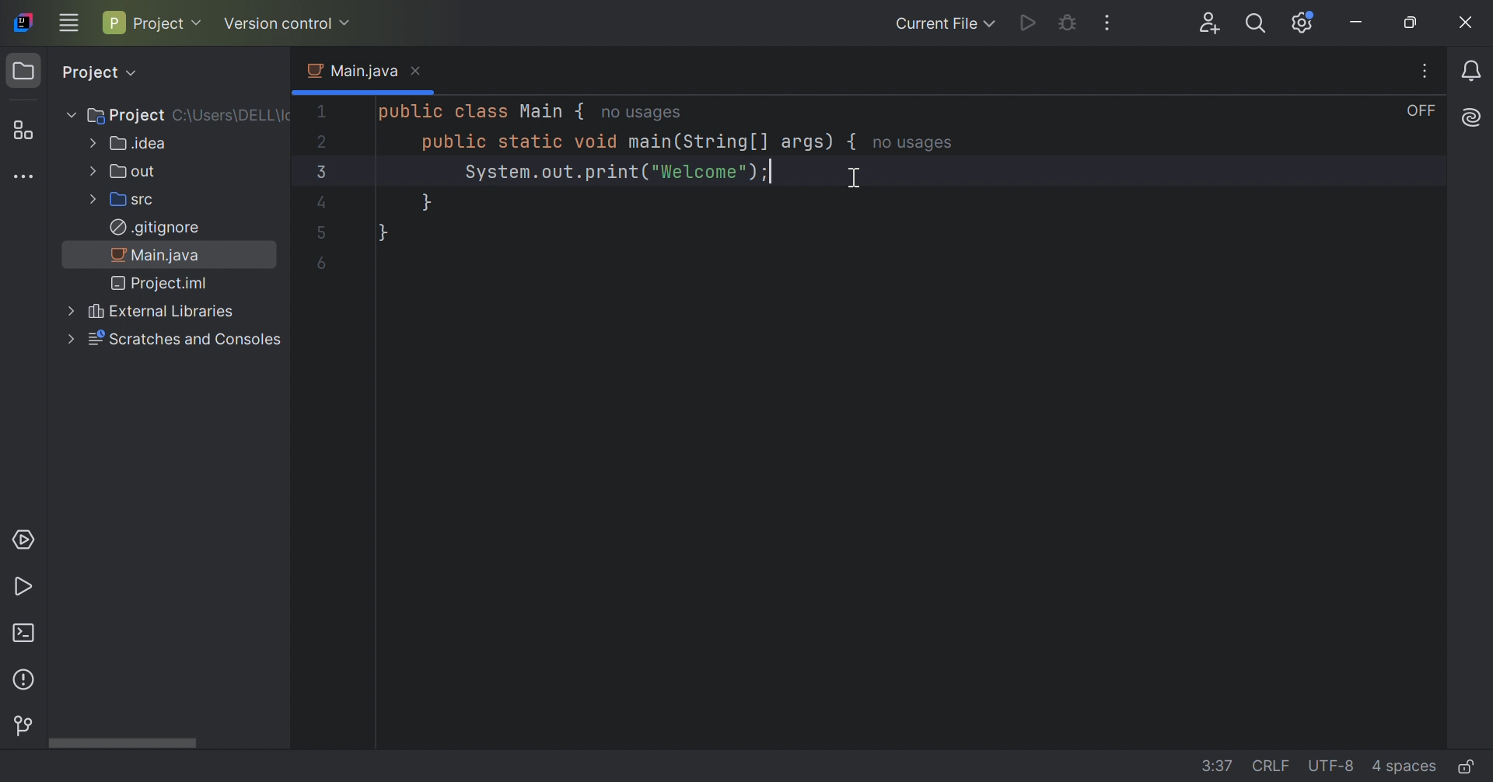 The height and width of the screenshot is (782, 1493). I want to click on {, so click(854, 142).